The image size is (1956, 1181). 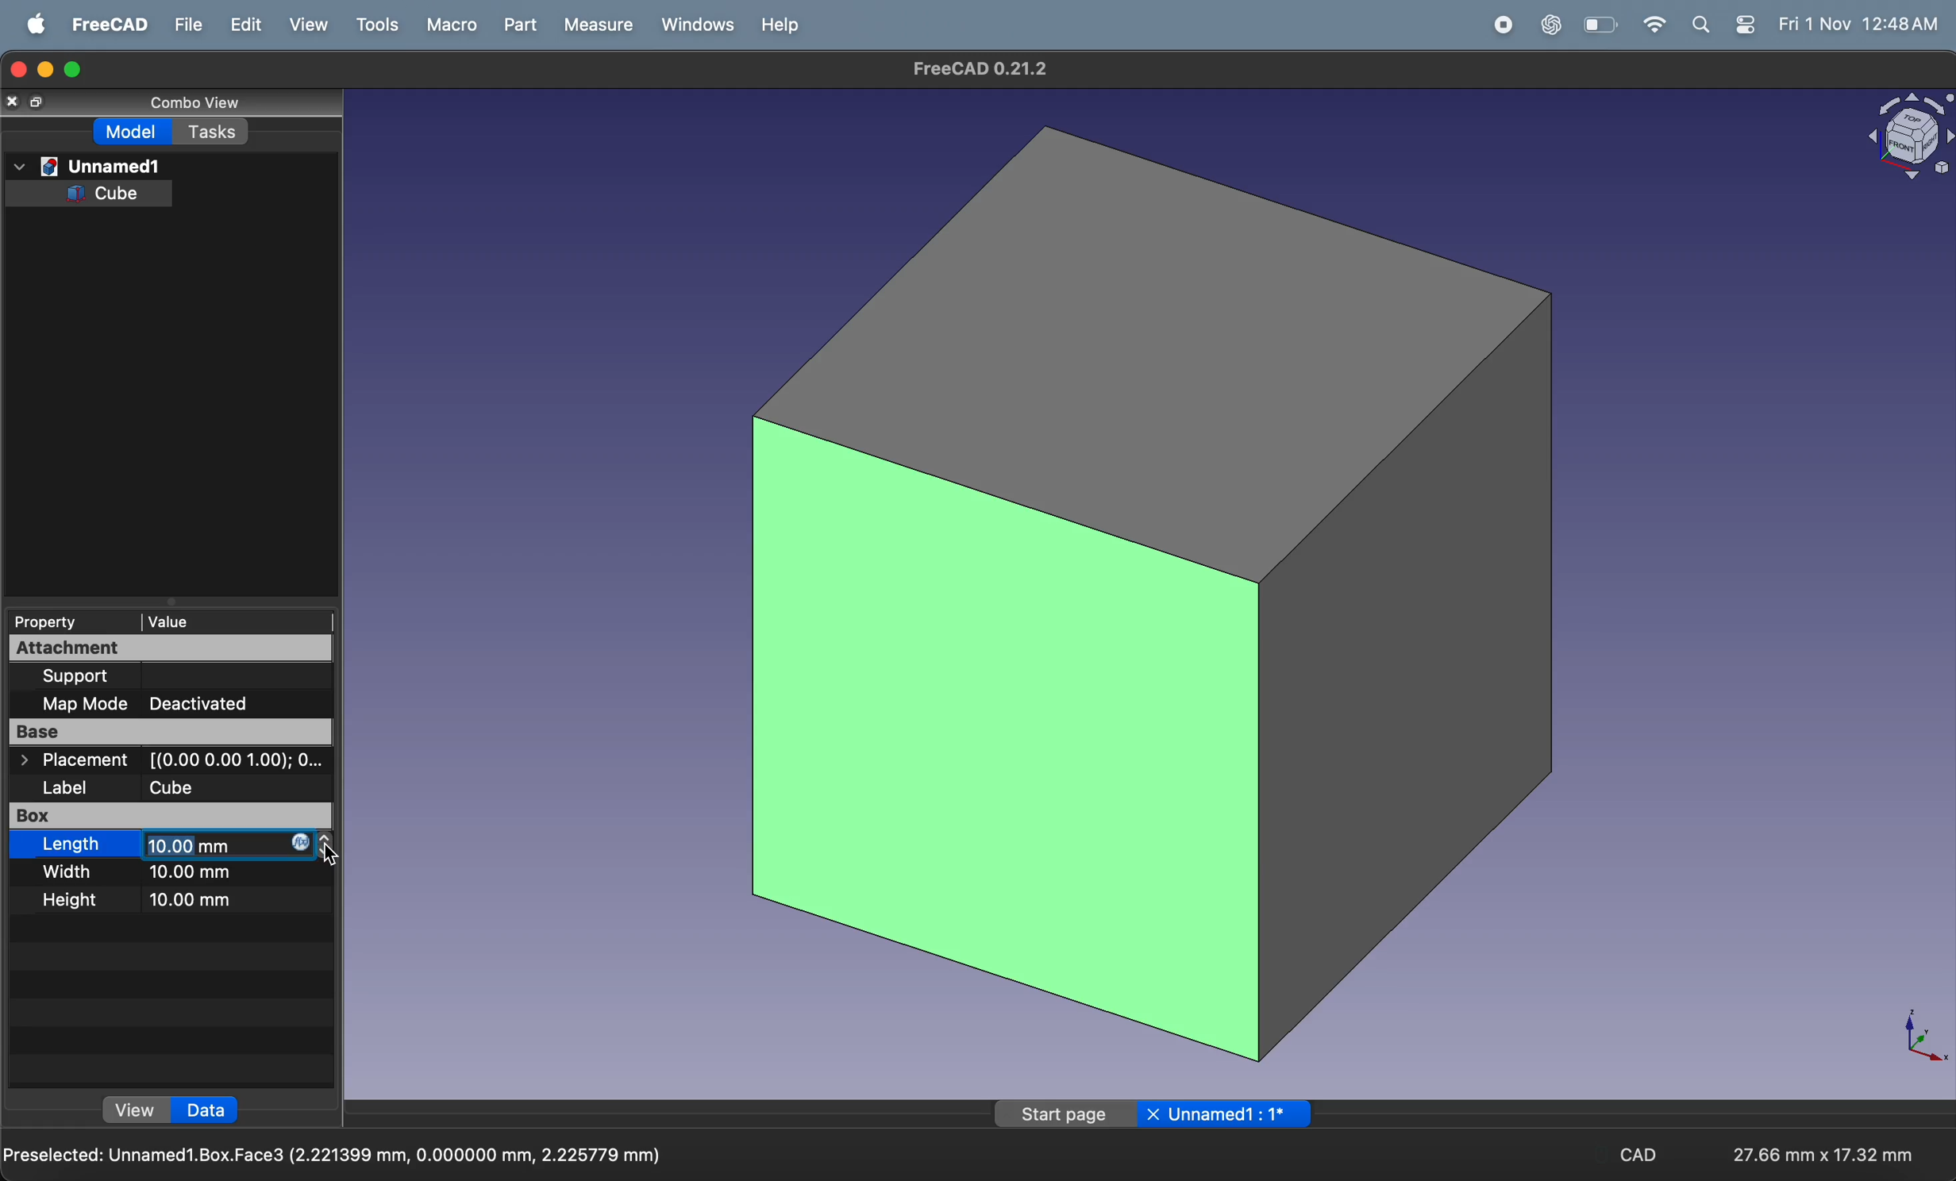 I want to click on Unnamed1: 1*, so click(x=1231, y=1114).